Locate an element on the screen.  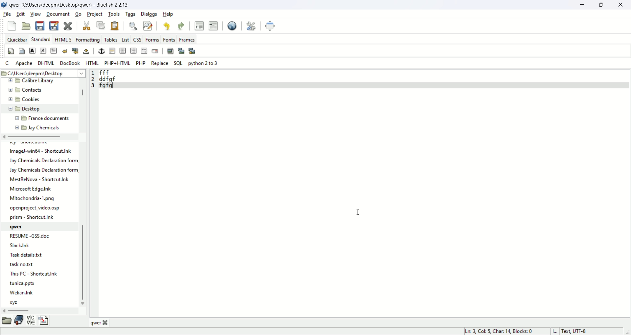
formatting is located at coordinates (87, 39).